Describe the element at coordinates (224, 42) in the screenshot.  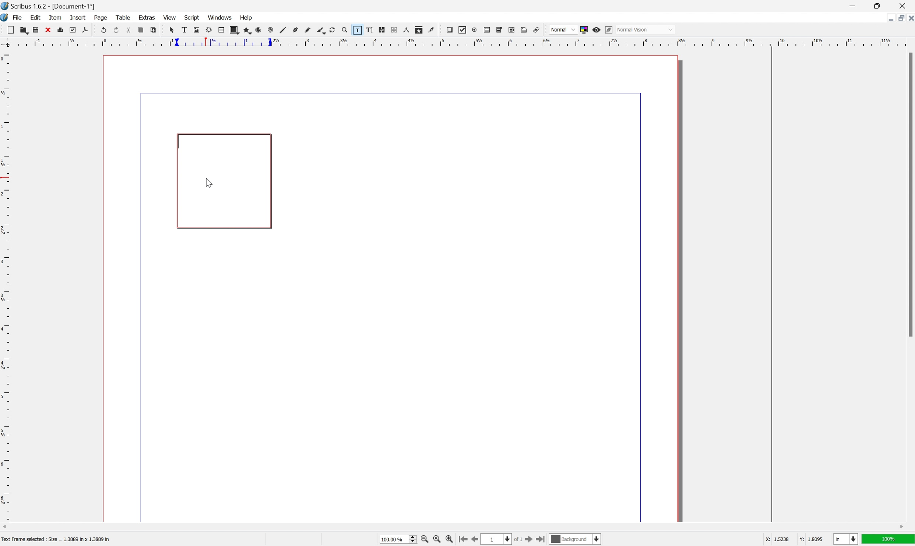
I see `scale selected` at that location.